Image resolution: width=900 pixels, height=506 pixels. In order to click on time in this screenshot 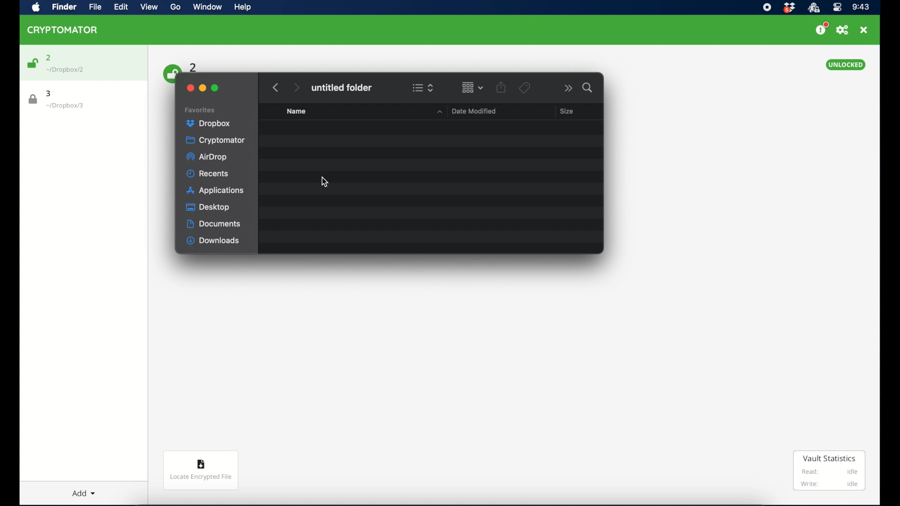, I will do `click(861, 7)`.